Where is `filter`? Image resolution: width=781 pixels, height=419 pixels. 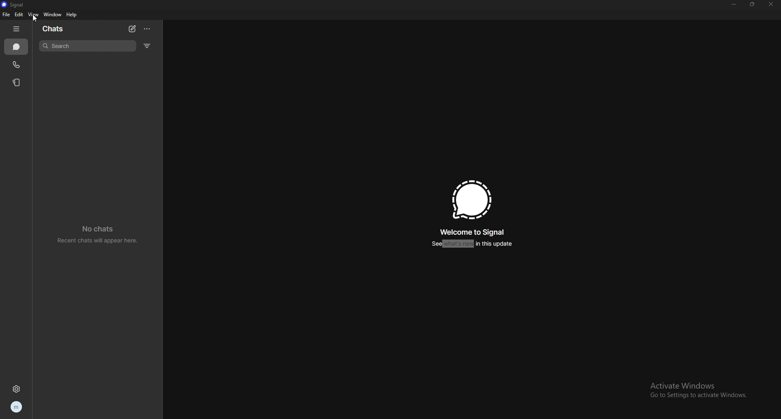
filter is located at coordinates (148, 45).